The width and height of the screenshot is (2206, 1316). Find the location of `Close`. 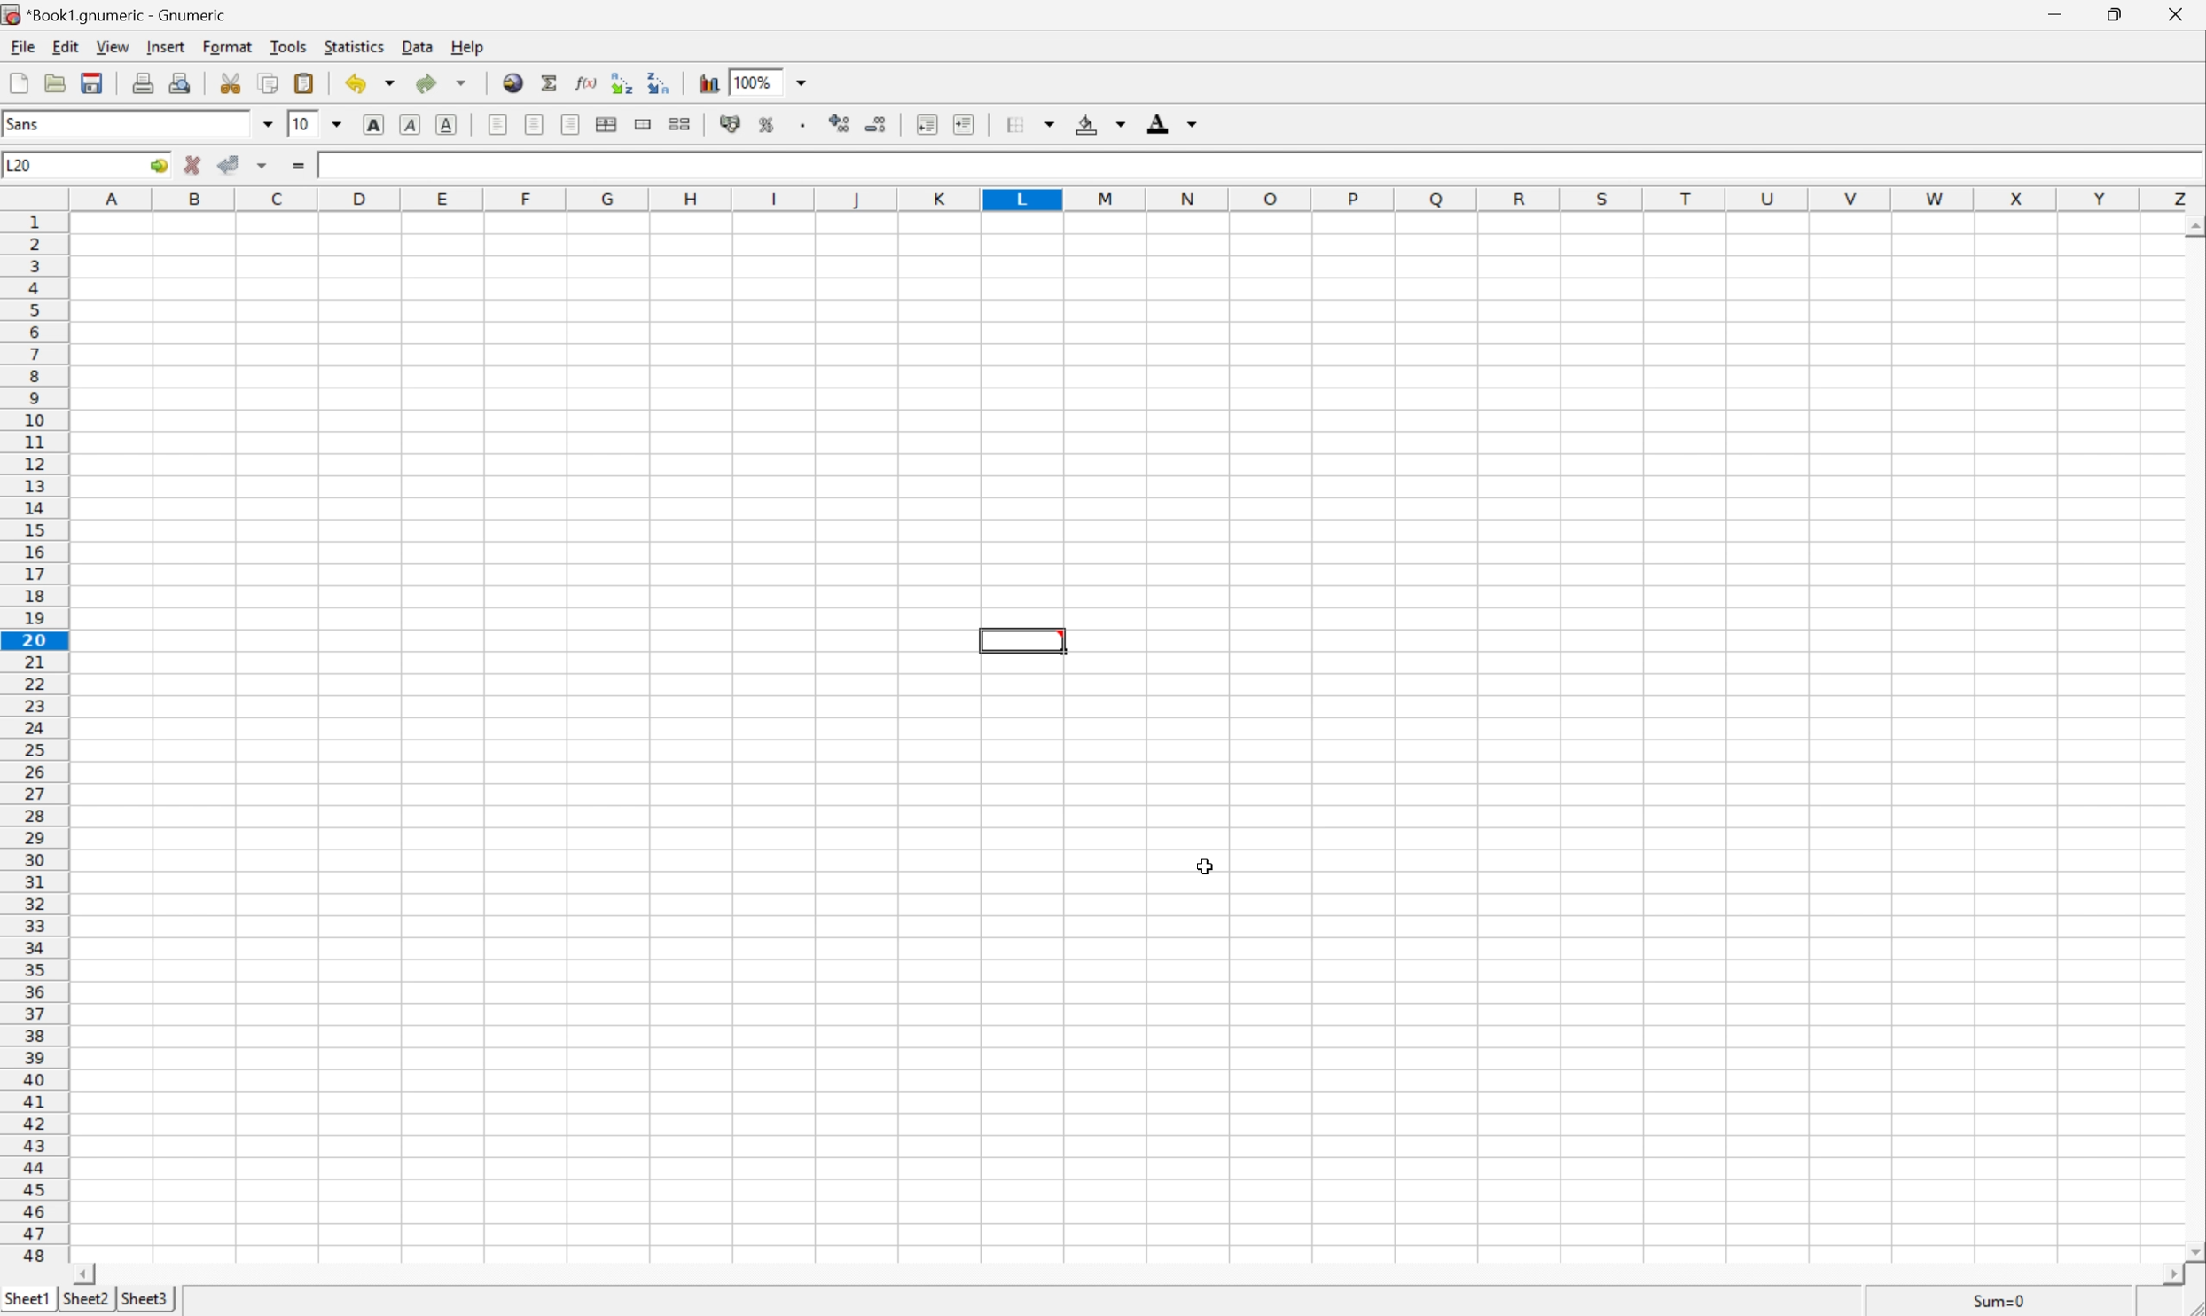

Close is located at coordinates (2174, 14).